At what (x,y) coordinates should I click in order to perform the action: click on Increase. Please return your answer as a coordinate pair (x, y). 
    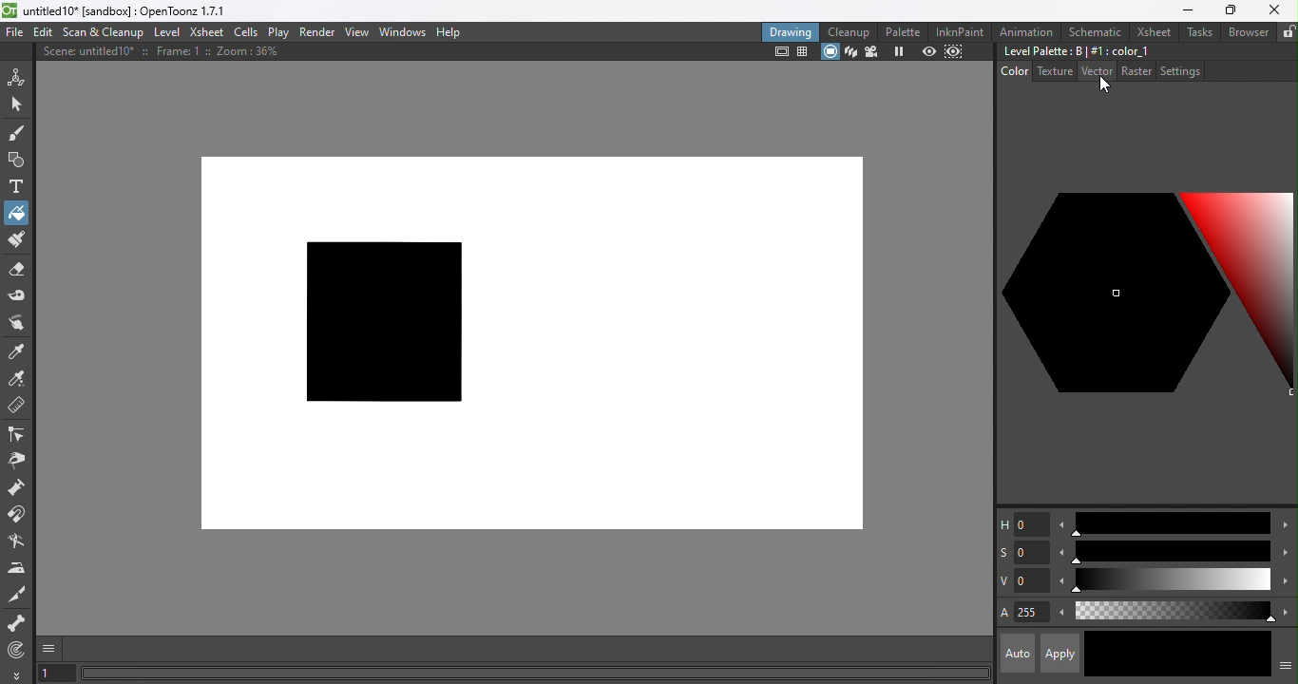
    Looking at the image, I should click on (1284, 551).